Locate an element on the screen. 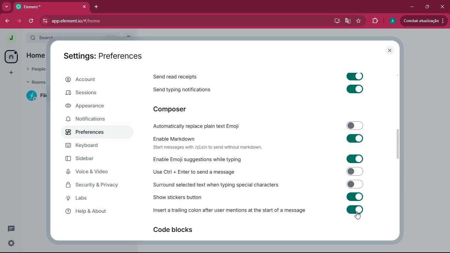 Image resolution: width=450 pixels, height=253 pixels. close is located at coordinates (390, 50).